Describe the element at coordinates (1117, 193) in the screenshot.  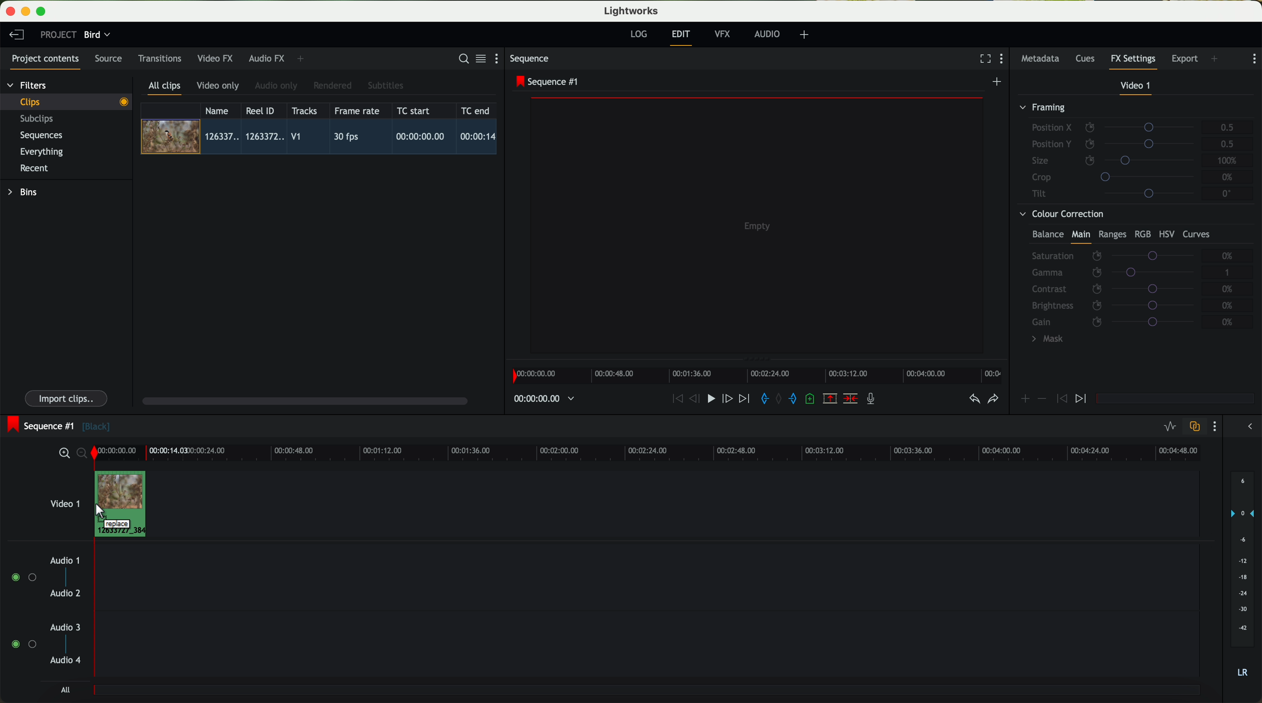
I see `tilt` at that location.